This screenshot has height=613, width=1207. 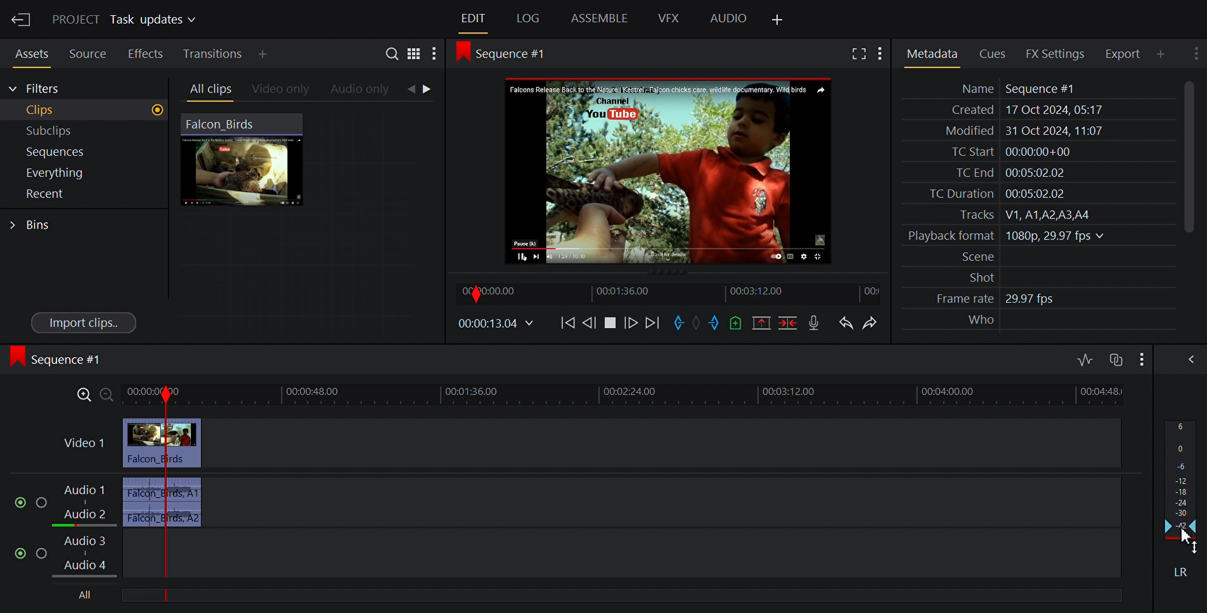 I want to click on Metadata, so click(x=932, y=52).